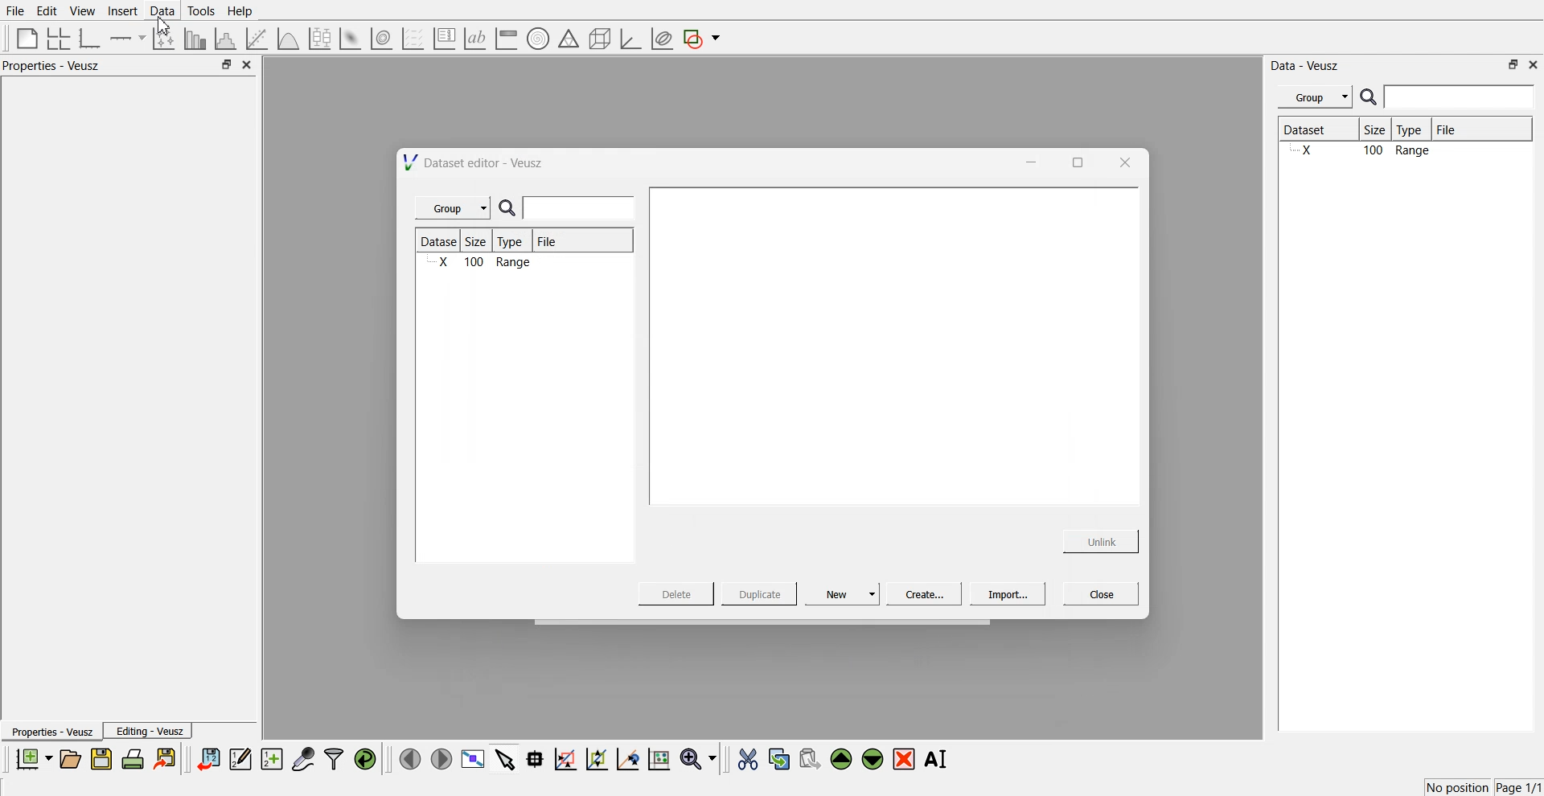 The height and width of the screenshot is (796, 1544). Describe the element at coordinates (515, 241) in the screenshot. I see `Type` at that location.